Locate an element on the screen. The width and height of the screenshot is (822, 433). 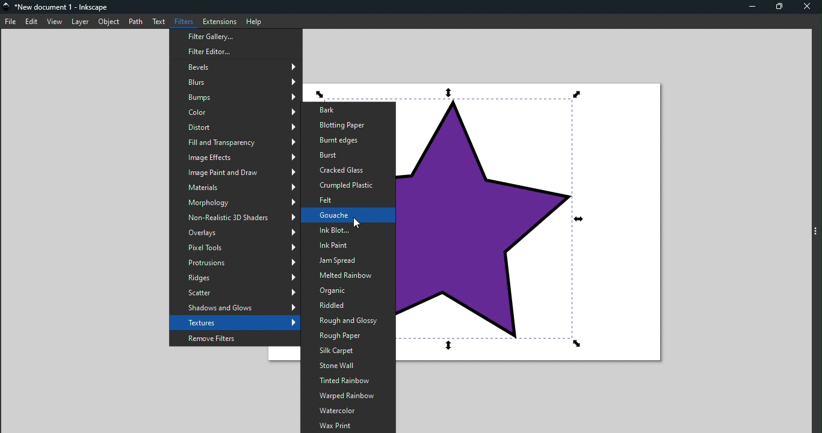
Organic is located at coordinates (346, 290).